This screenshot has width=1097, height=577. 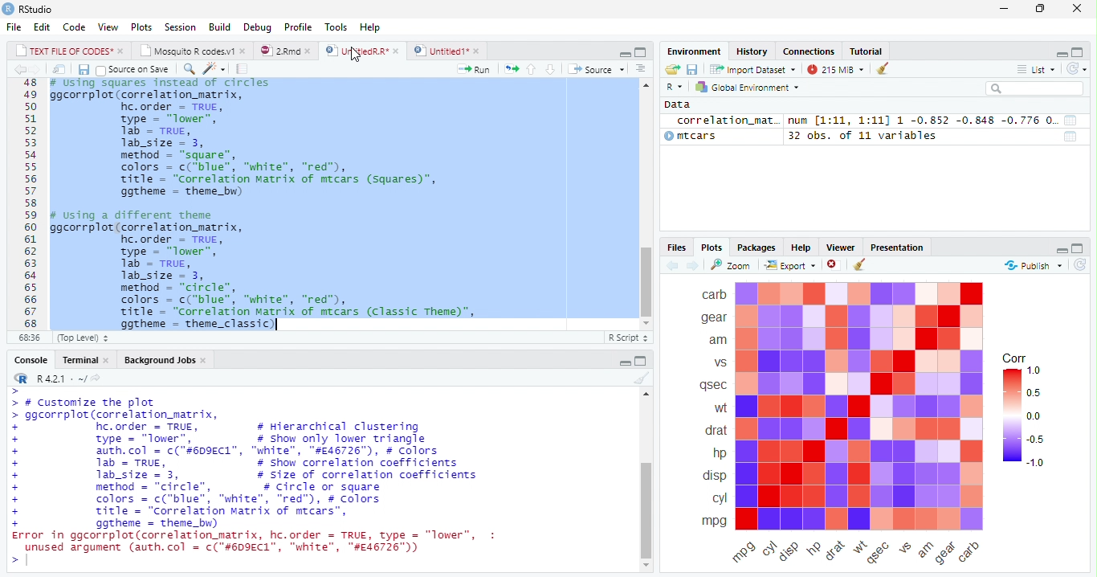 What do you see at coordinates (677, 103) in the screenshot?
I see `Data` at bounding box center [677, 103].